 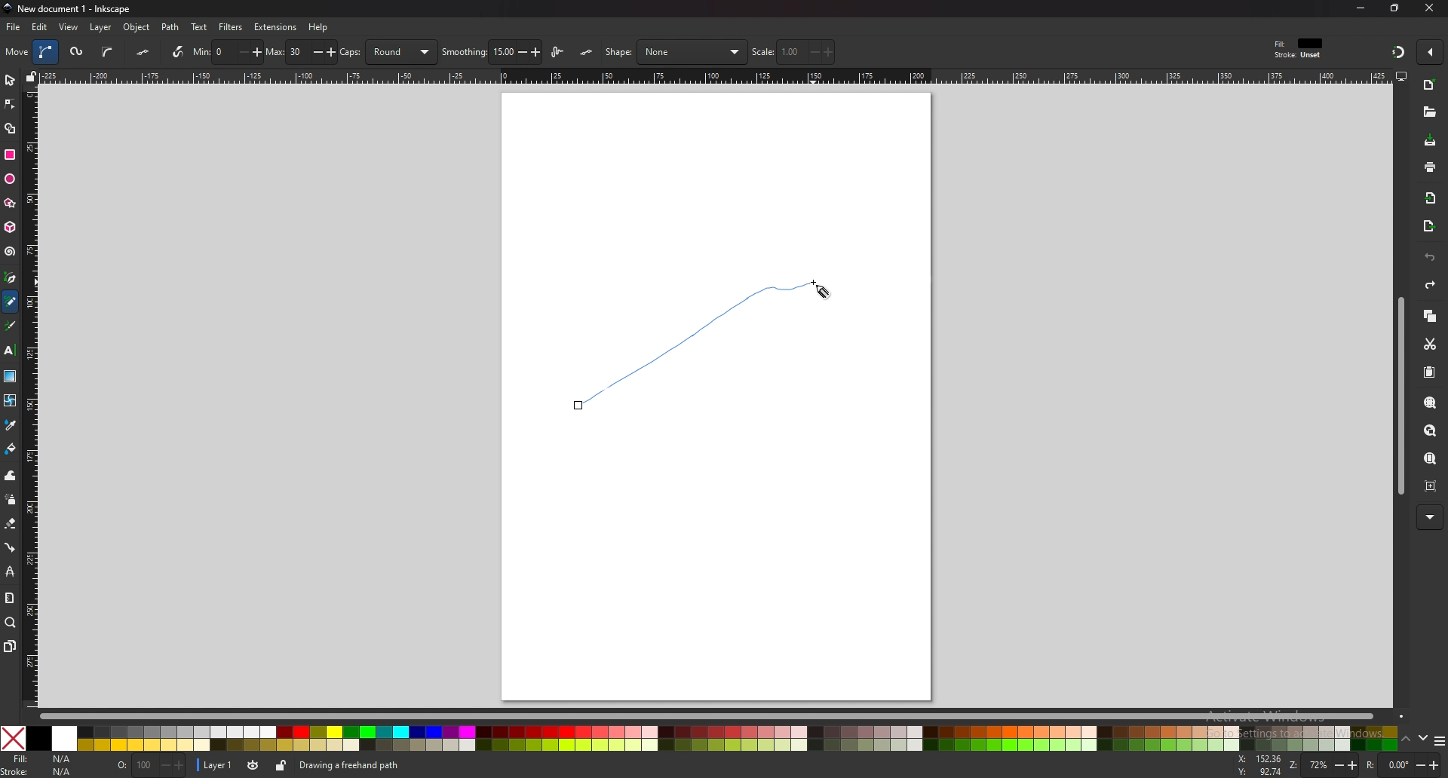 I want to click on spray, so click(x=10, y=500).